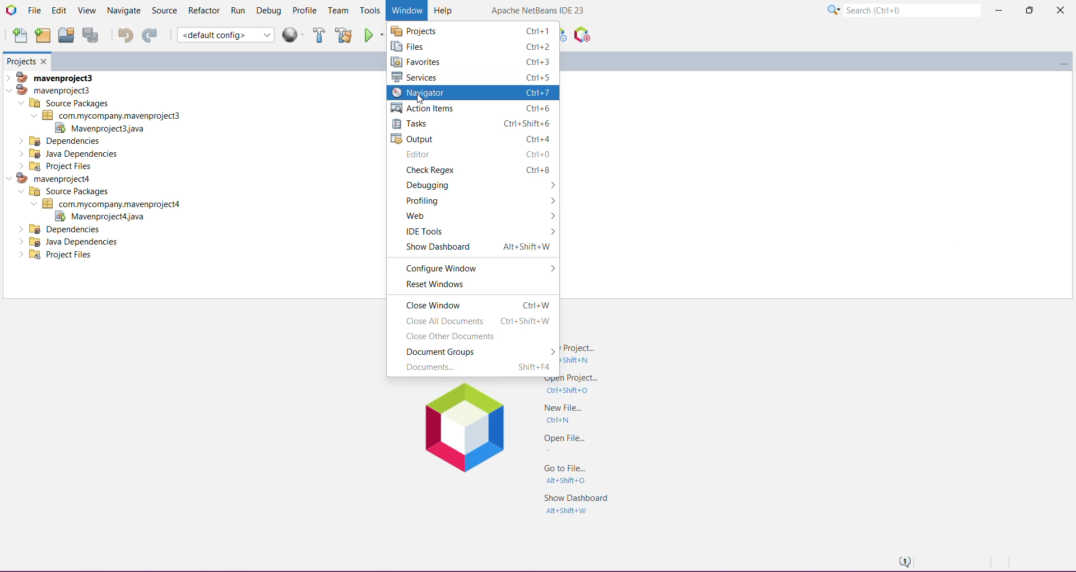 The width and height of the screenshot is (1076, 572). I want to click on Show Dashboard, so click(574, 504).